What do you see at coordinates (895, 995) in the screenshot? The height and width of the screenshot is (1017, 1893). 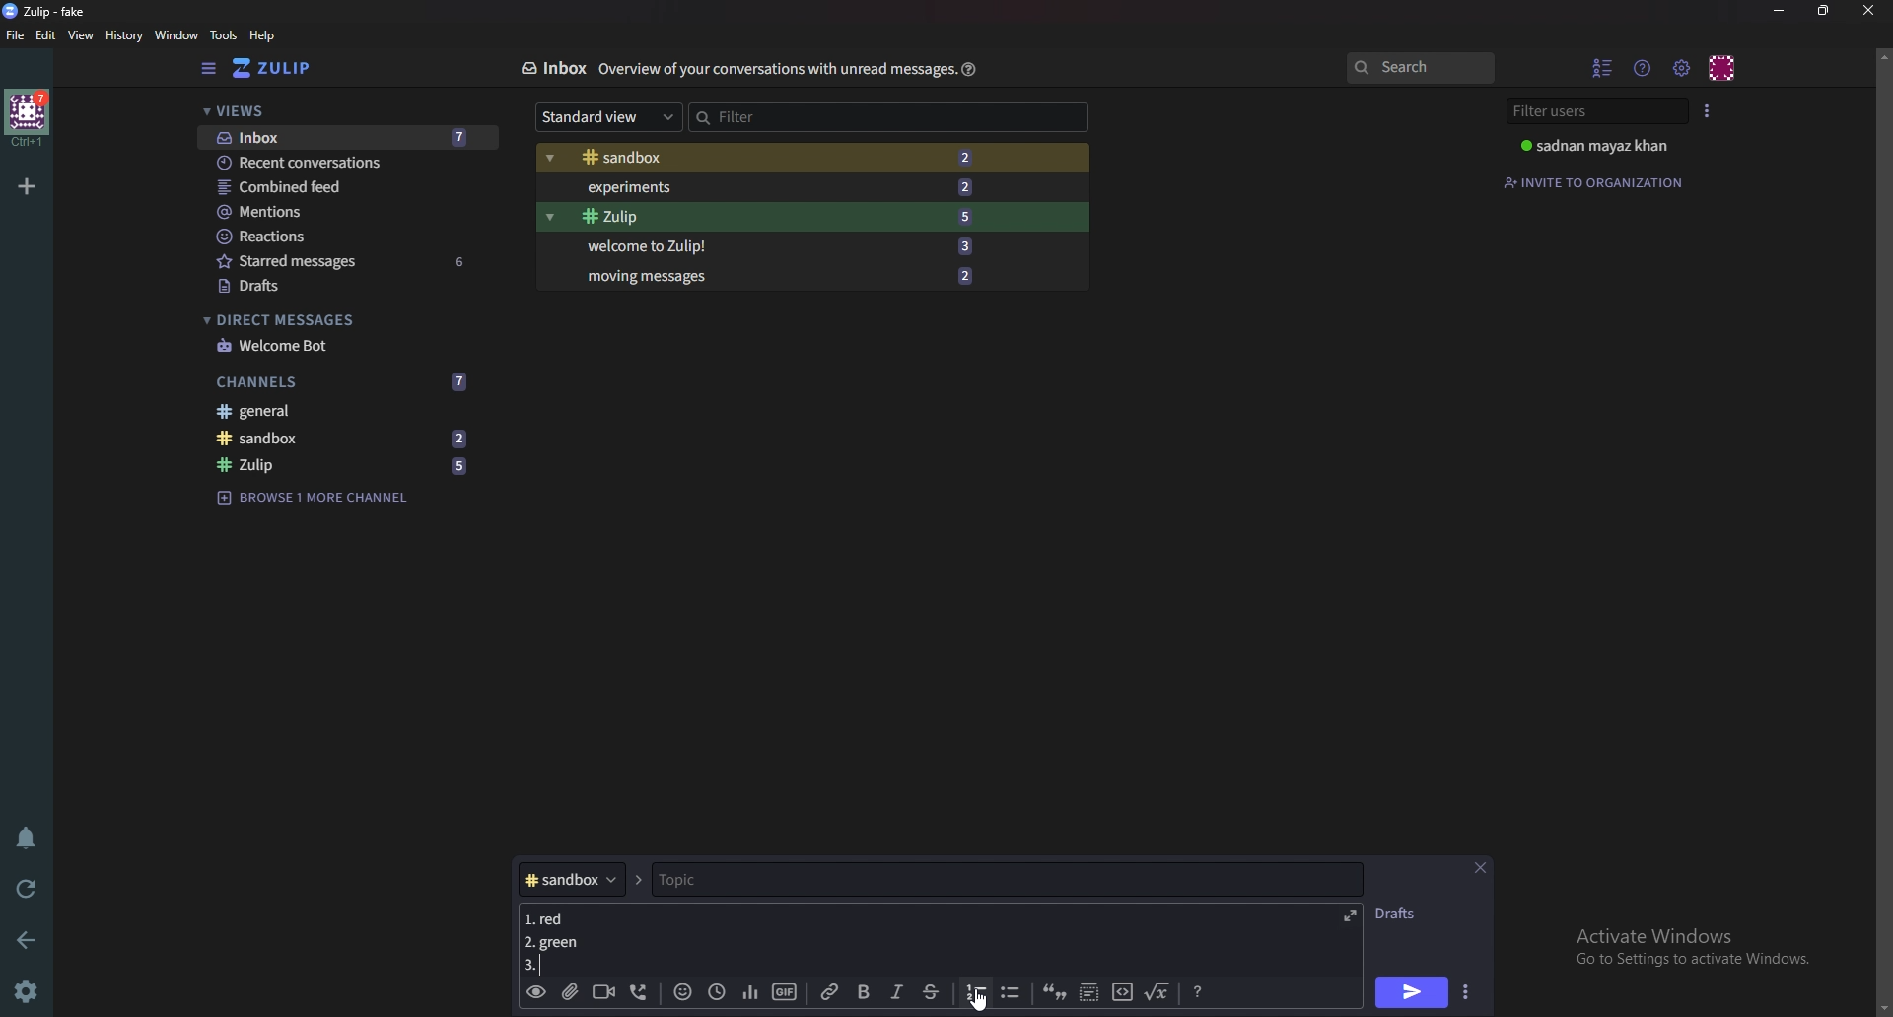 I see `Italic` at bounding box center [895, 995].